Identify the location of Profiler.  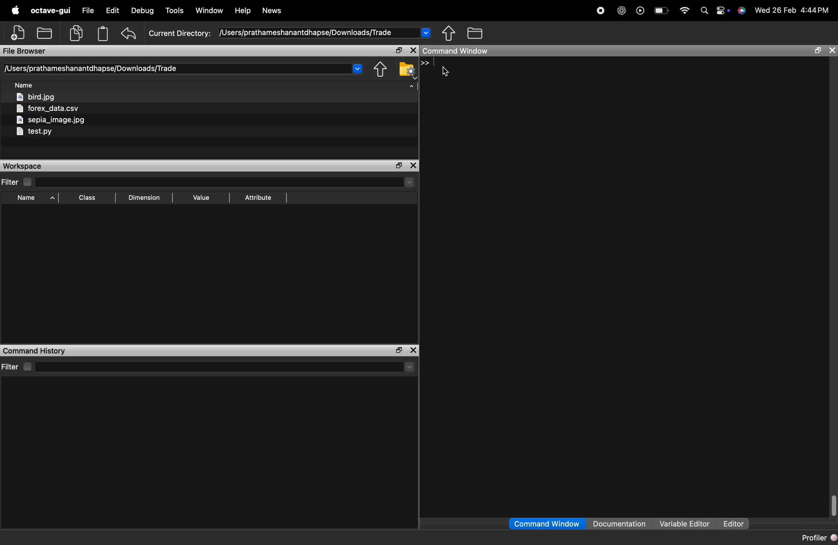
(819, 538).